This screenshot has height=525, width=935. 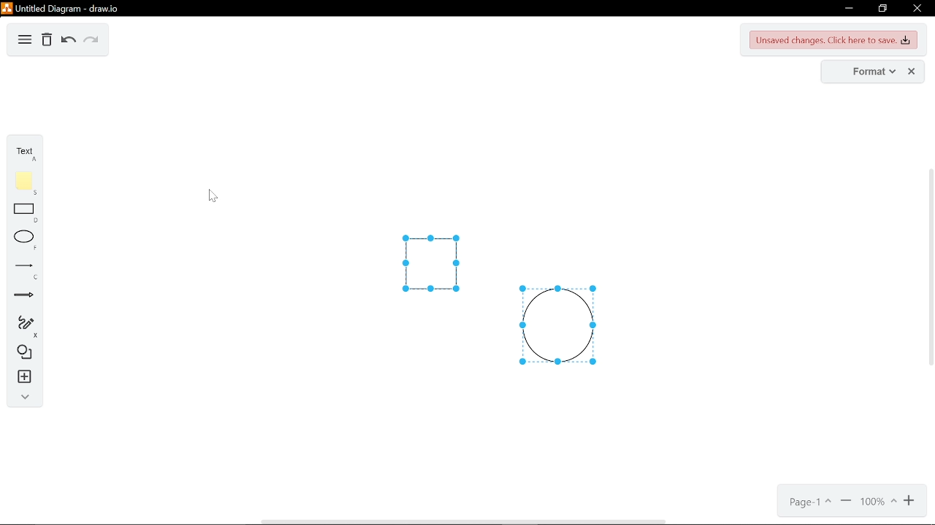 What do you see at coordinates (911, 71) in the screenshot?
I see `close format` at bounding box center [911, 71].